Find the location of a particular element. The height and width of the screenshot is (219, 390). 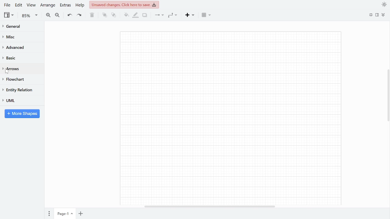

Appearence is located at coordinates (383, 5).